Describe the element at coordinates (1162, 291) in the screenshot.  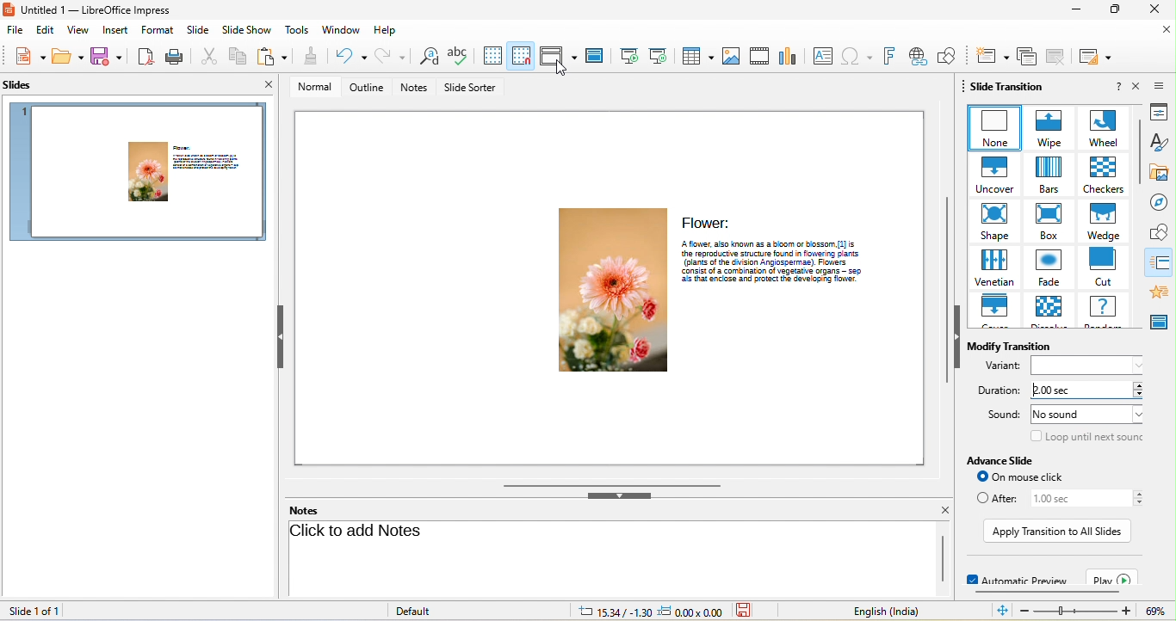
I see `animation` at that location.